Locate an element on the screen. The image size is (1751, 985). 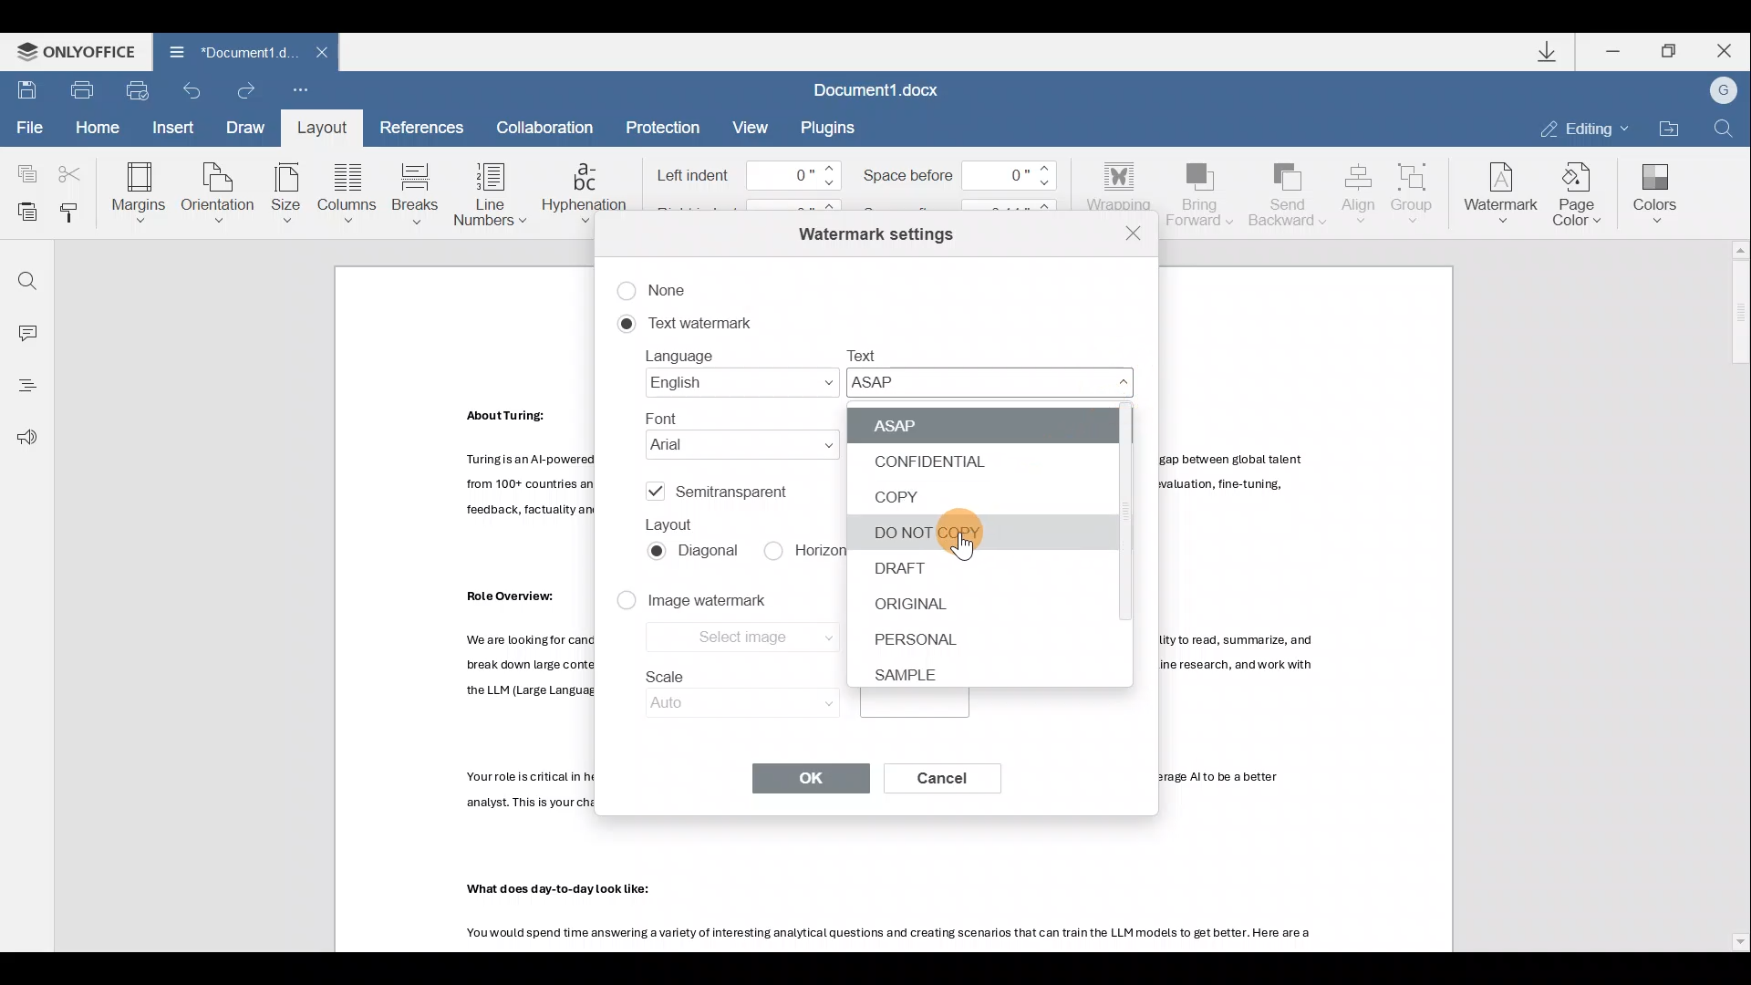
Maximize is located at coordinates (1667, 51).